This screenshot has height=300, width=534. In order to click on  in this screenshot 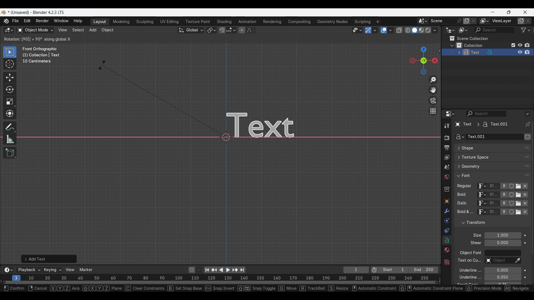, I will do `click(446, 261)`.